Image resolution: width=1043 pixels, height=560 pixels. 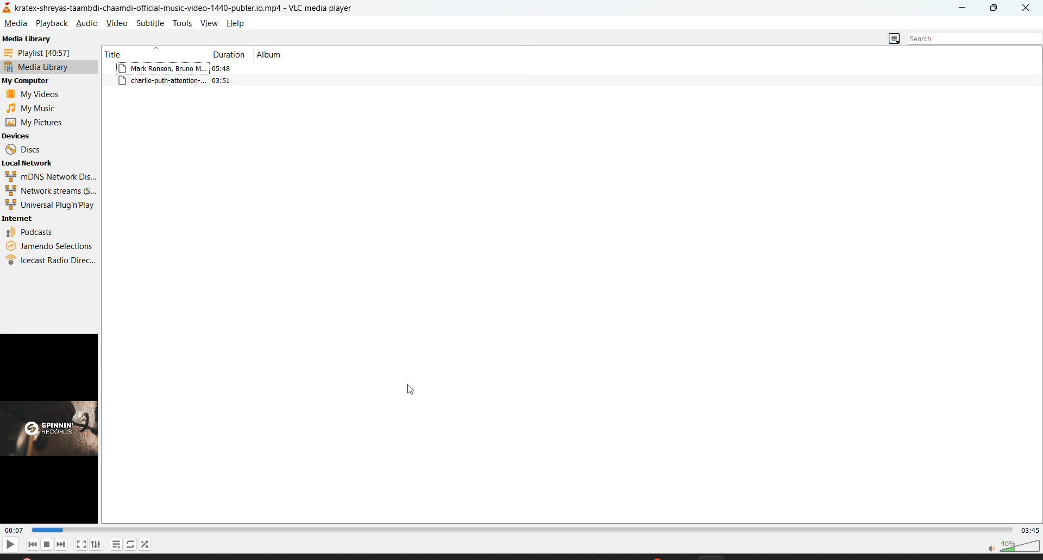 I want to click on thumbnail/preview, so click(x=52, y=429).